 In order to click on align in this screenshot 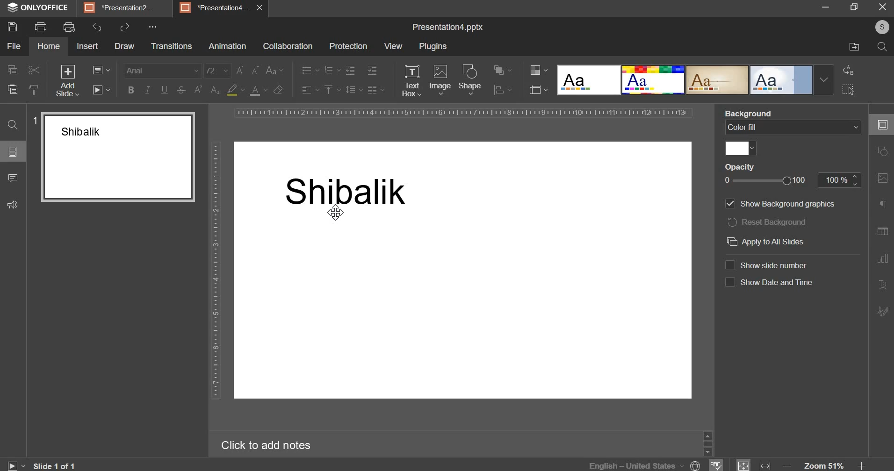, I will do `click(502, 91)`.